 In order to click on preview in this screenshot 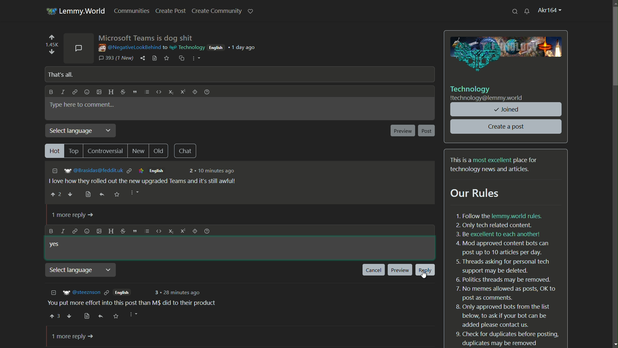, I will do `click(402, 131)`.